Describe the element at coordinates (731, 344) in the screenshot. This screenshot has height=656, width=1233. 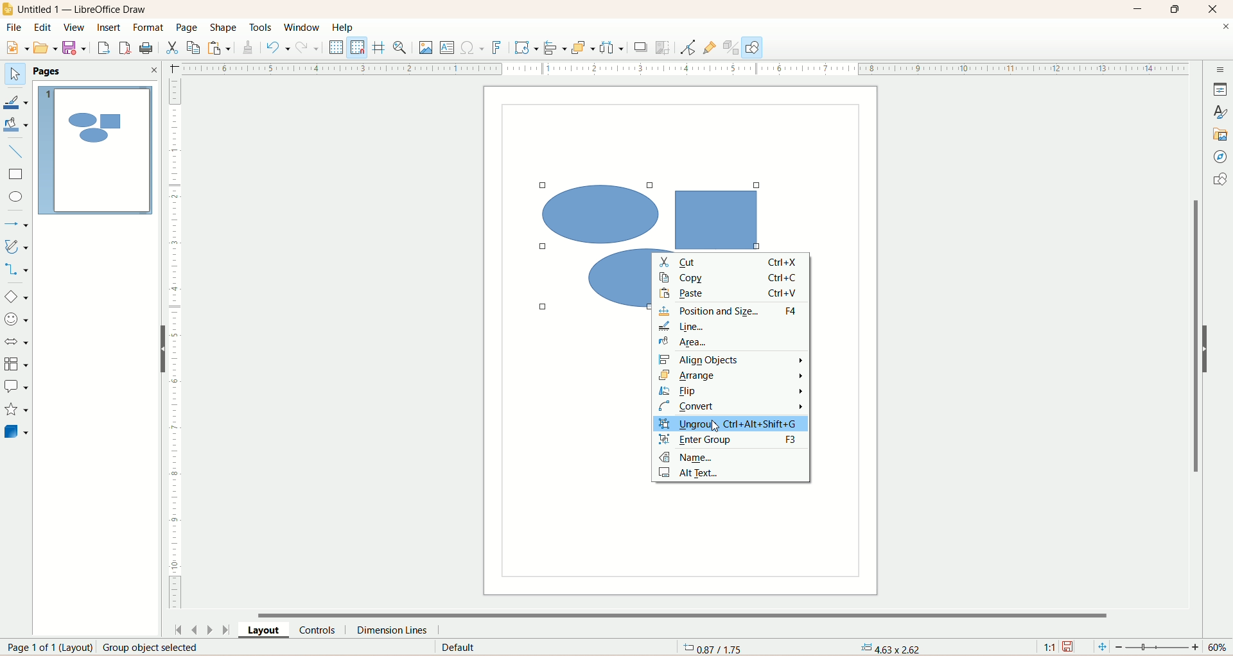
I see `area` at that location.